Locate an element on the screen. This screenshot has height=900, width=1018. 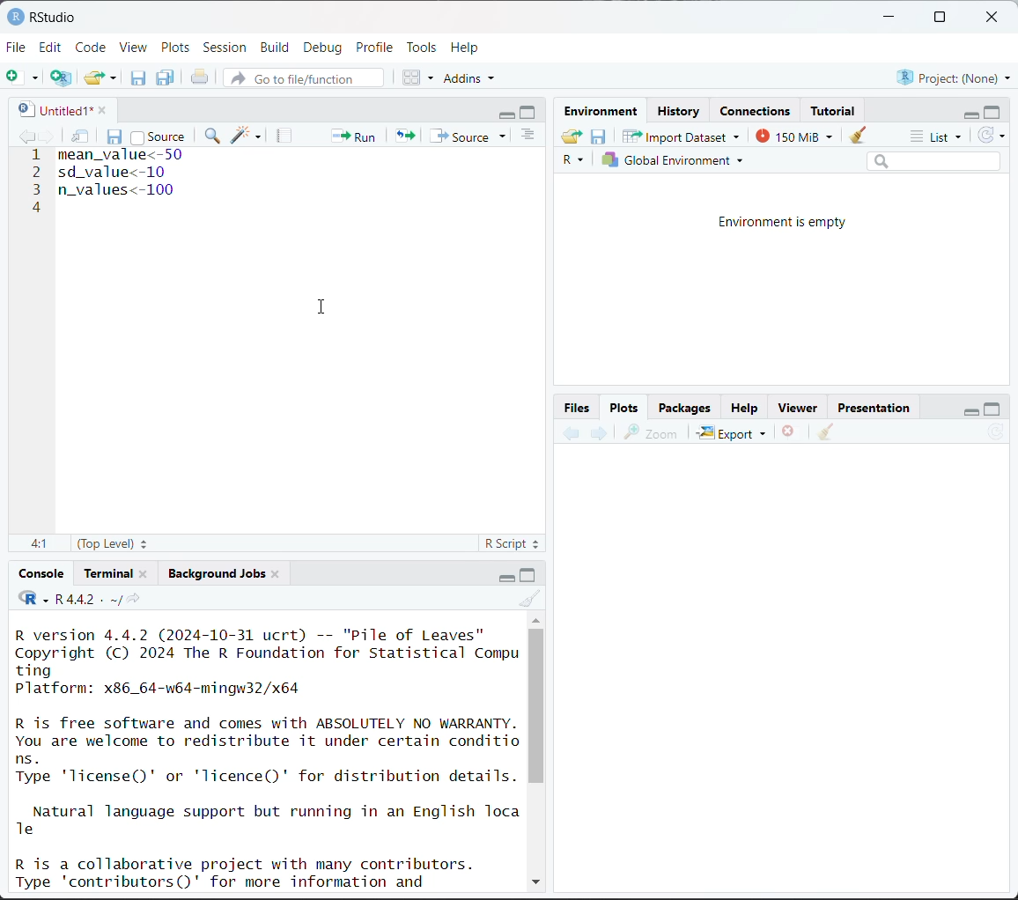
minimize is located at coordinates (968, 409).